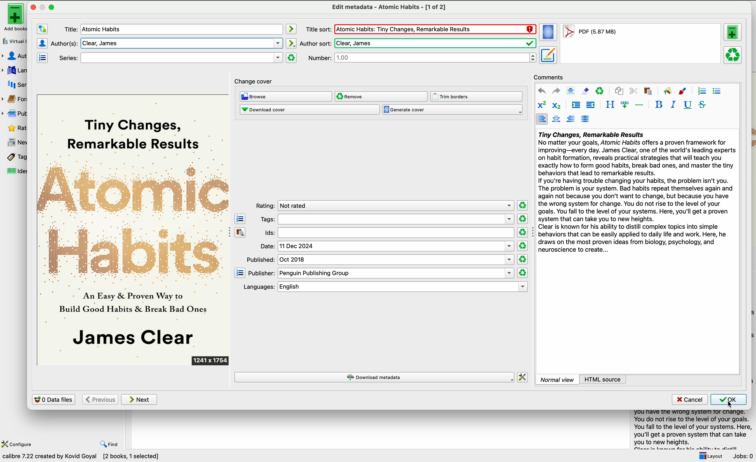  What do you see at coordinates (639, 105) in the screenshot?
I see `insert separator` at bounding box center [639, 105].